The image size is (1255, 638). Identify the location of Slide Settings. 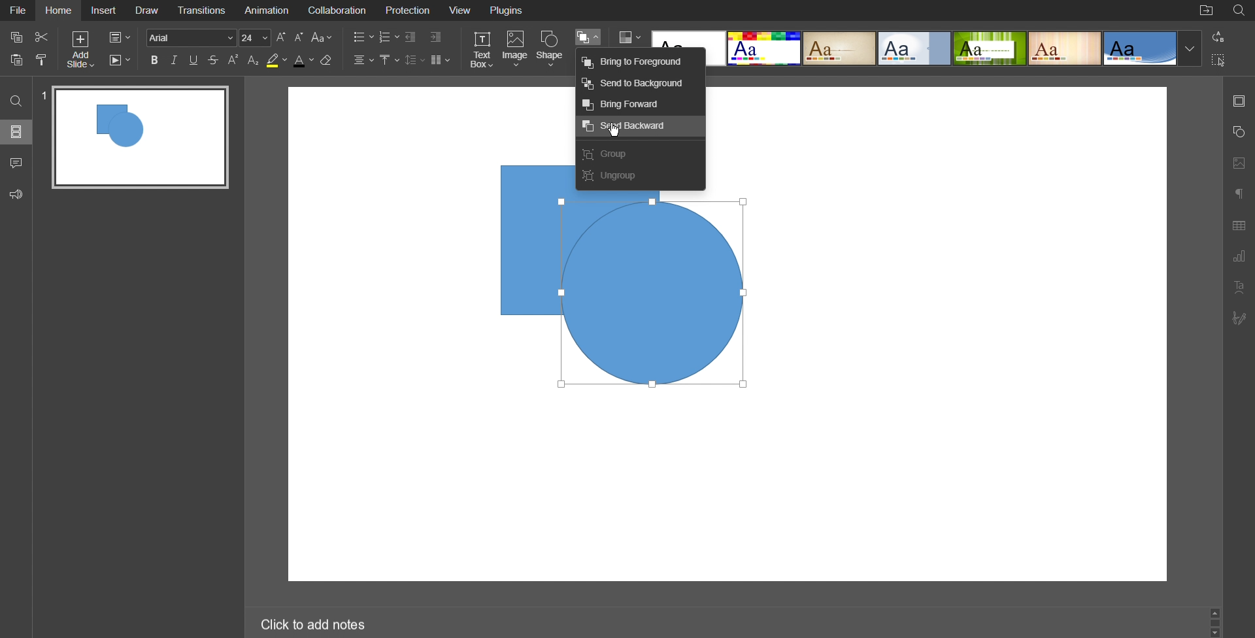
(120, 35).